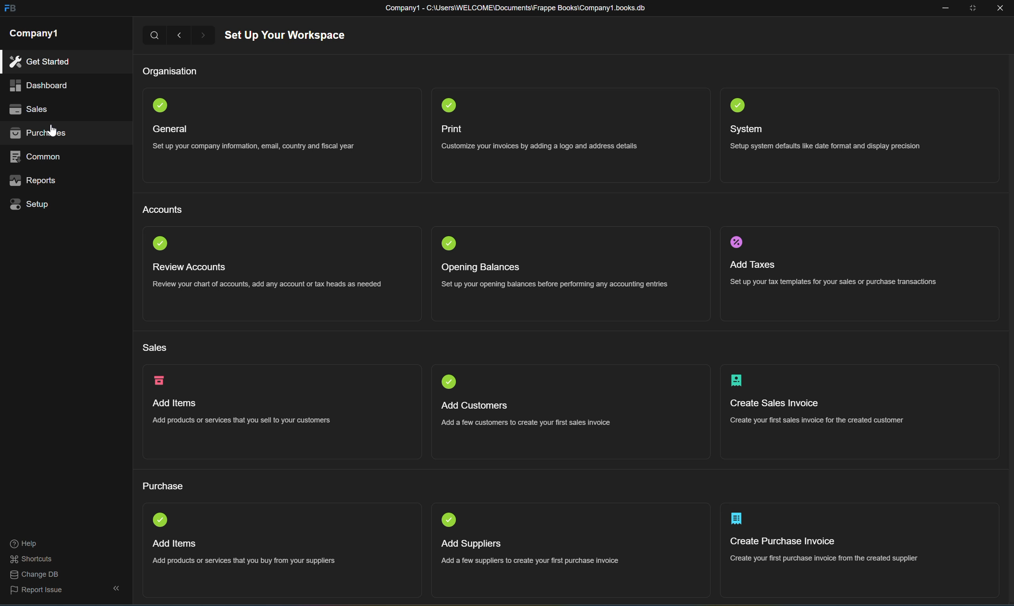 This screenshot has height=606, width=1014. What do you see at coordinates (53, 131) in the screenshot?
I see `cursor` at bounding box center [53, 131].